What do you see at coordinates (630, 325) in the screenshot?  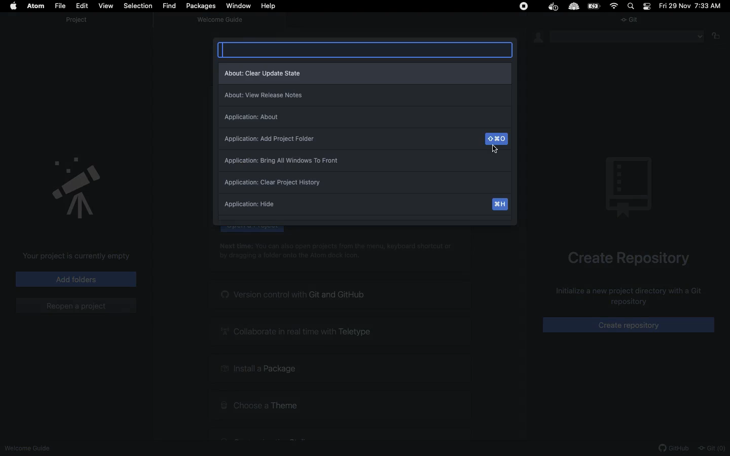 I see `Create repository ` at bounding box center [630, 325].